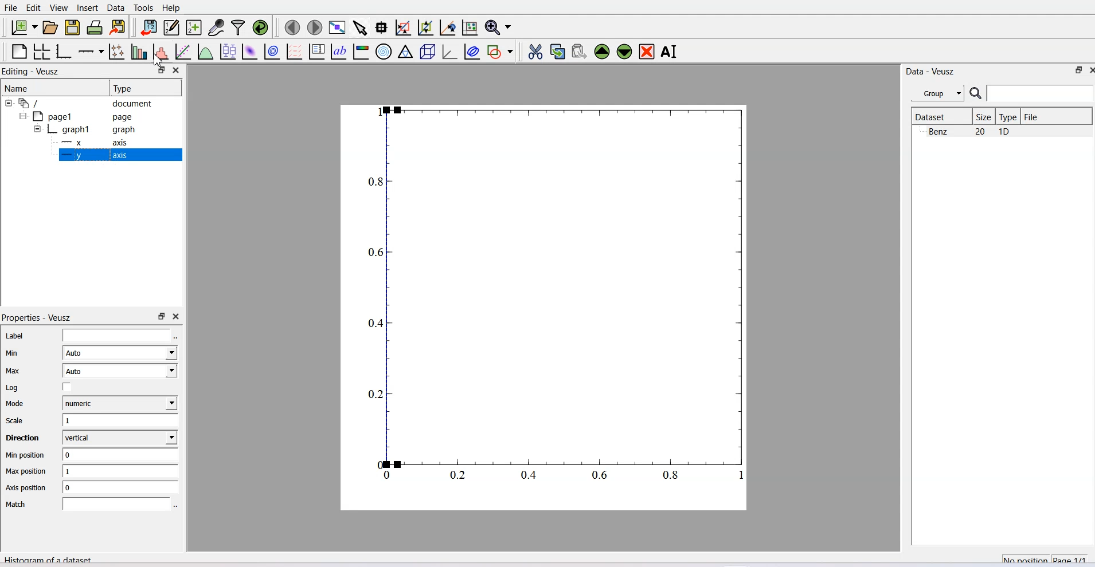 This screenshot has width=1095, height=567. What do you see at coordinates (116, 8) in the screenshot?
I see `Data` at bounding box center [116, 8].